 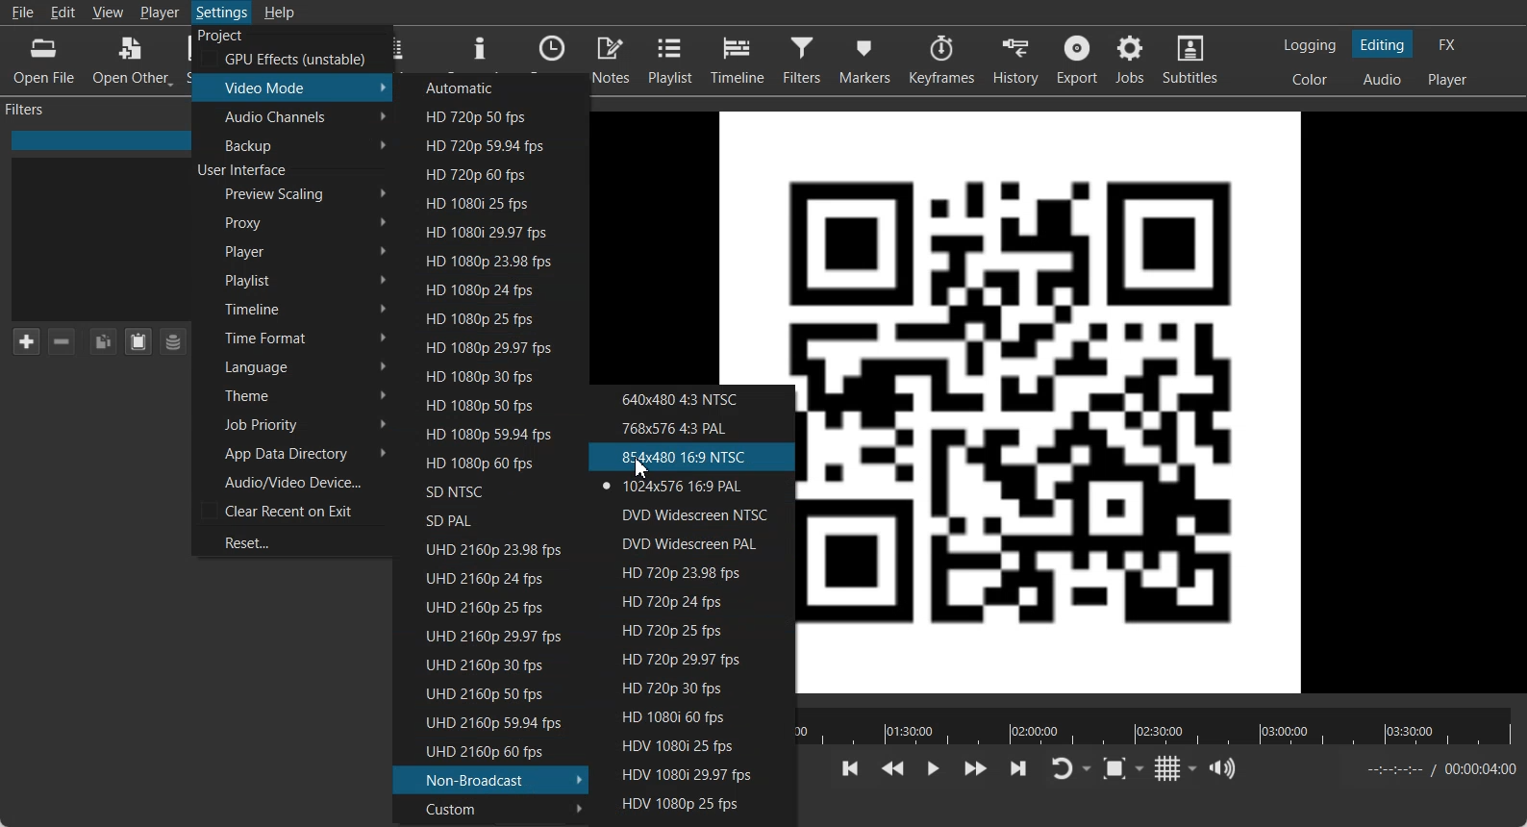 I want to click on Video Mode, so click(x=293, y=87).